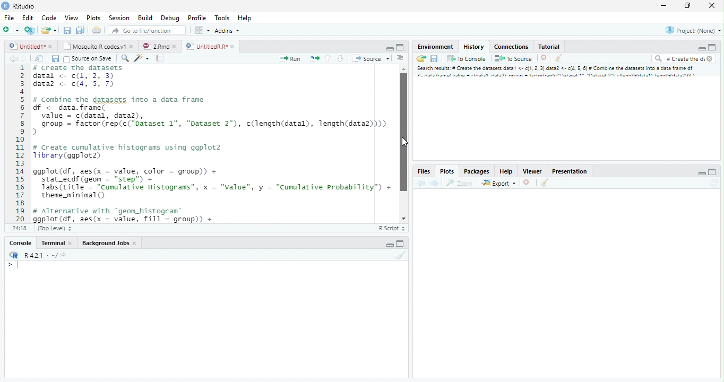 The width and height of the screenshot is (724, 382). I want to click on Go to file/function, so click(146, 31).